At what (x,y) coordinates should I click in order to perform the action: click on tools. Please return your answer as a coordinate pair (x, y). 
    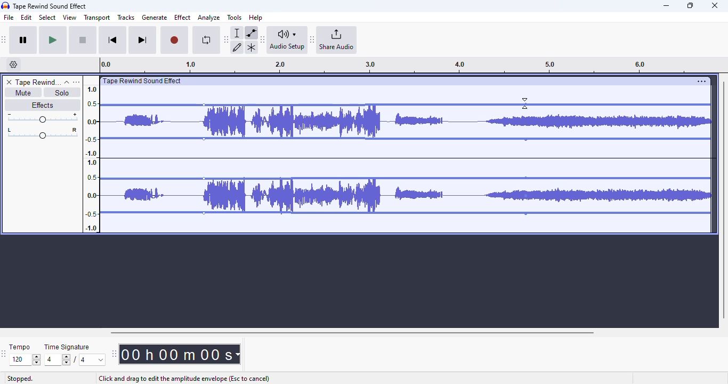
    Looking at the image, I should click on (234, 17).